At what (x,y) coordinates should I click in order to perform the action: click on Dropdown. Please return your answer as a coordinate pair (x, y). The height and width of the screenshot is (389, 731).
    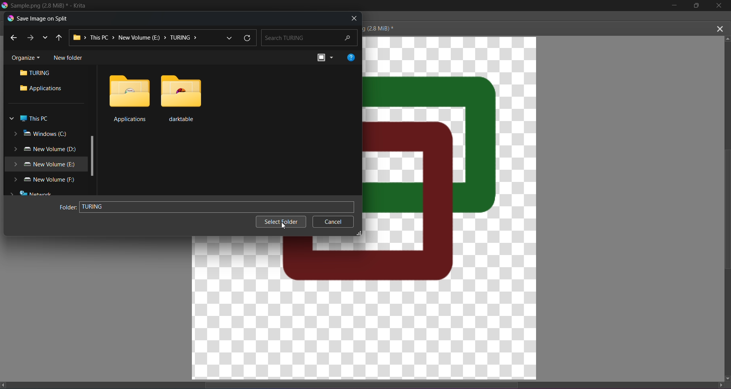
    Looking at the image, I should click on (46, 38).